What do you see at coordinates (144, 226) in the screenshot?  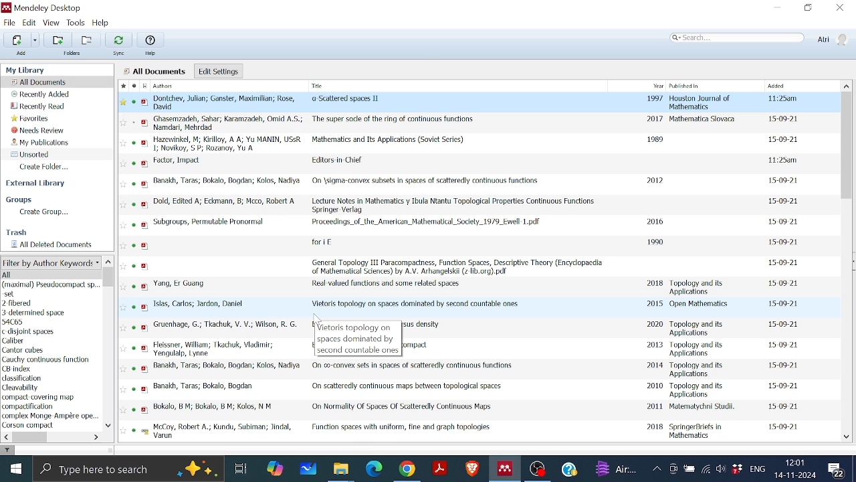 I see `pdf` at bounding box center [144, 226].